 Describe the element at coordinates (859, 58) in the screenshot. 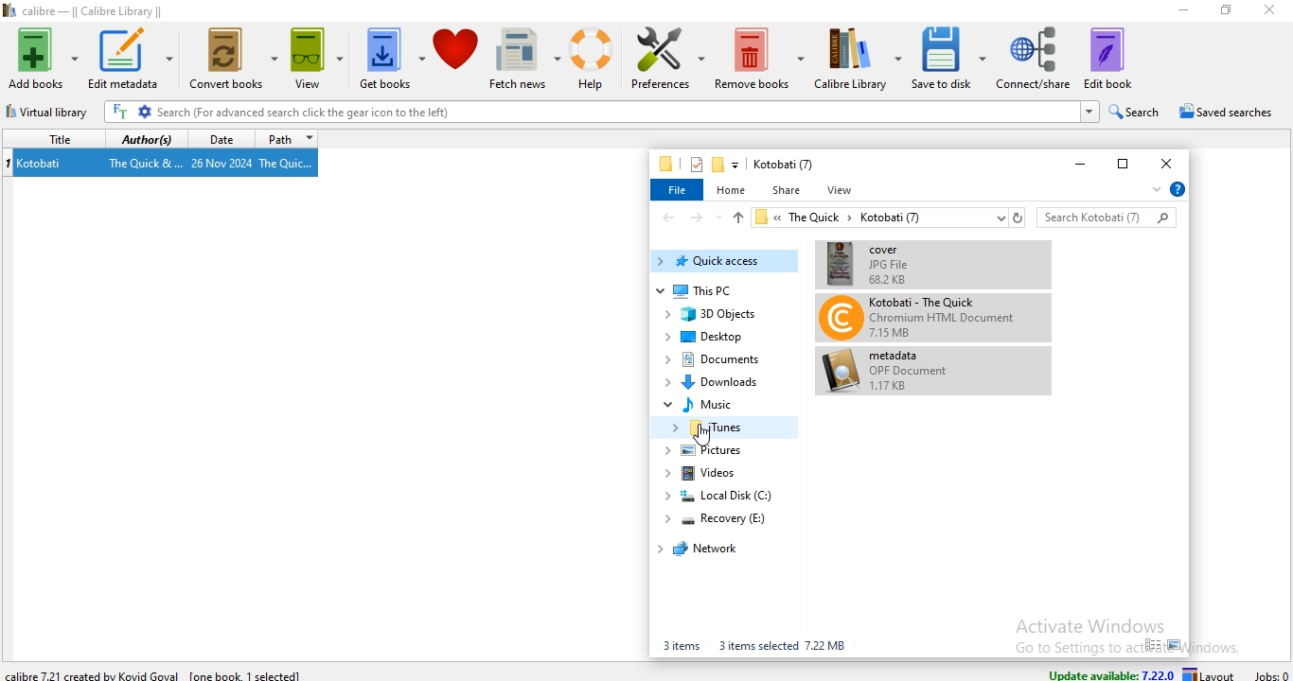

I see `calibre library` at that location.